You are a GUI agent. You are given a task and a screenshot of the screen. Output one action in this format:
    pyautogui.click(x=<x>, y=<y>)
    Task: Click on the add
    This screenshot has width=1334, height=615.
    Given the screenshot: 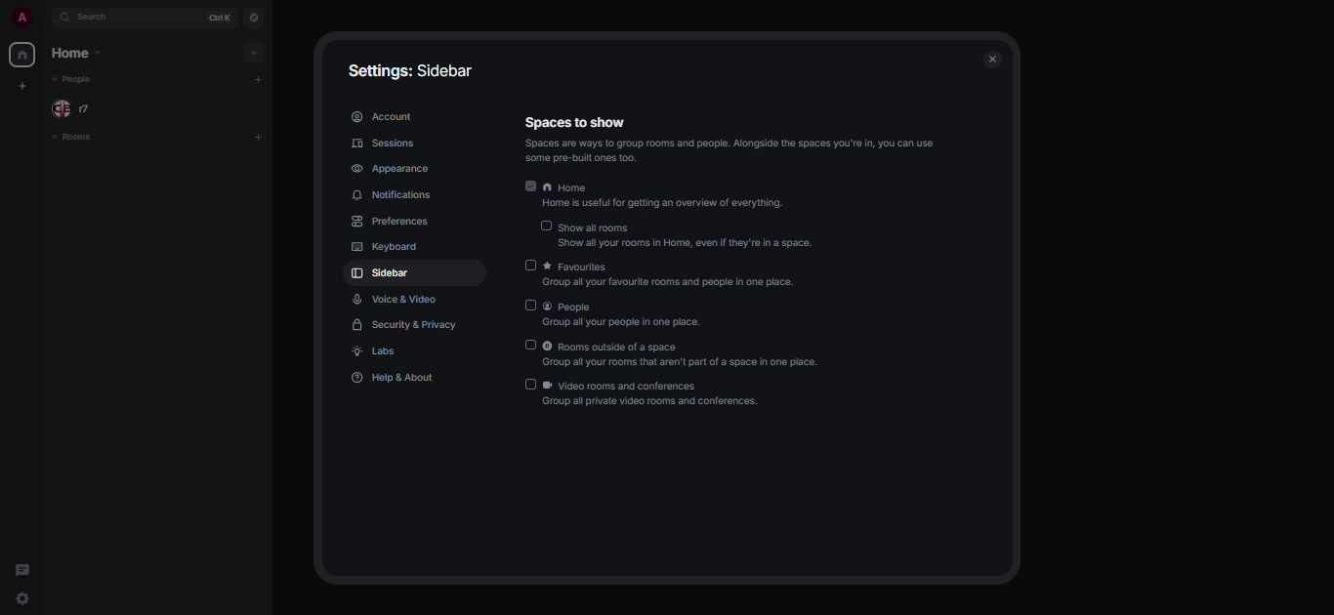 What is the action you would take?
    pyautogui.click(x=250, y=53)
    